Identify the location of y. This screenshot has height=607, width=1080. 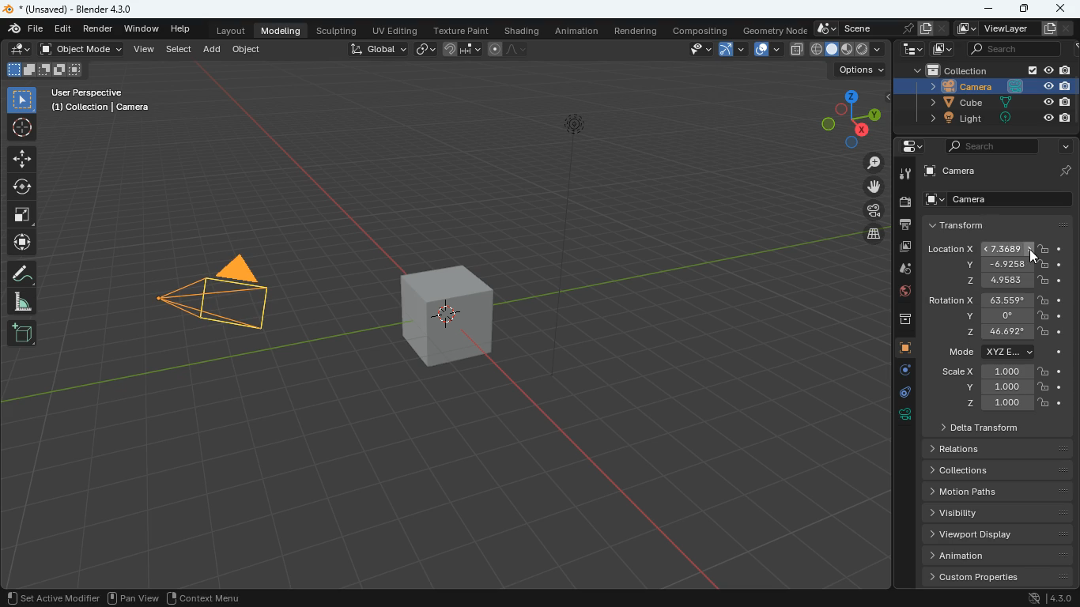
(1002, 317).